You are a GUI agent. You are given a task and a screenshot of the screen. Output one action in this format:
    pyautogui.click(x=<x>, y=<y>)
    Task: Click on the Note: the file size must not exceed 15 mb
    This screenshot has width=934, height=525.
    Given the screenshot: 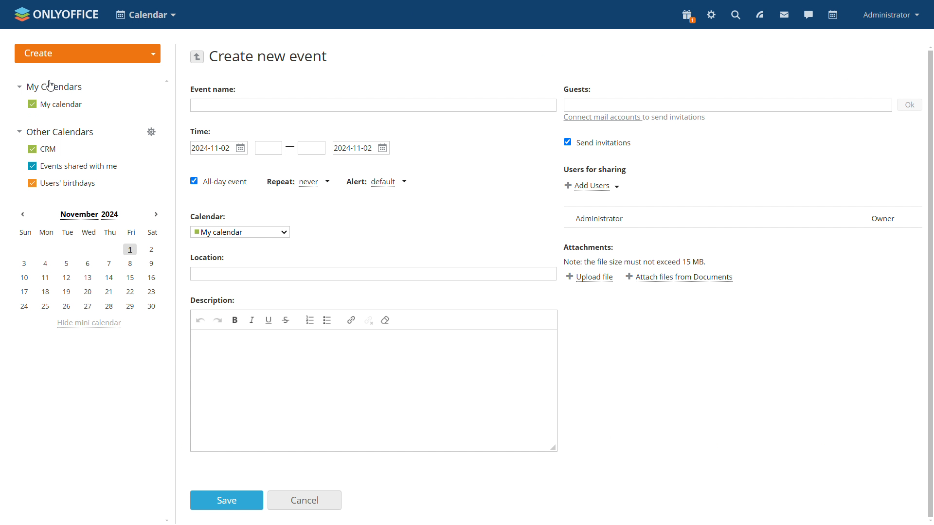 What is the action you would take?
    pyautogui.click(x=635, y=262)
    